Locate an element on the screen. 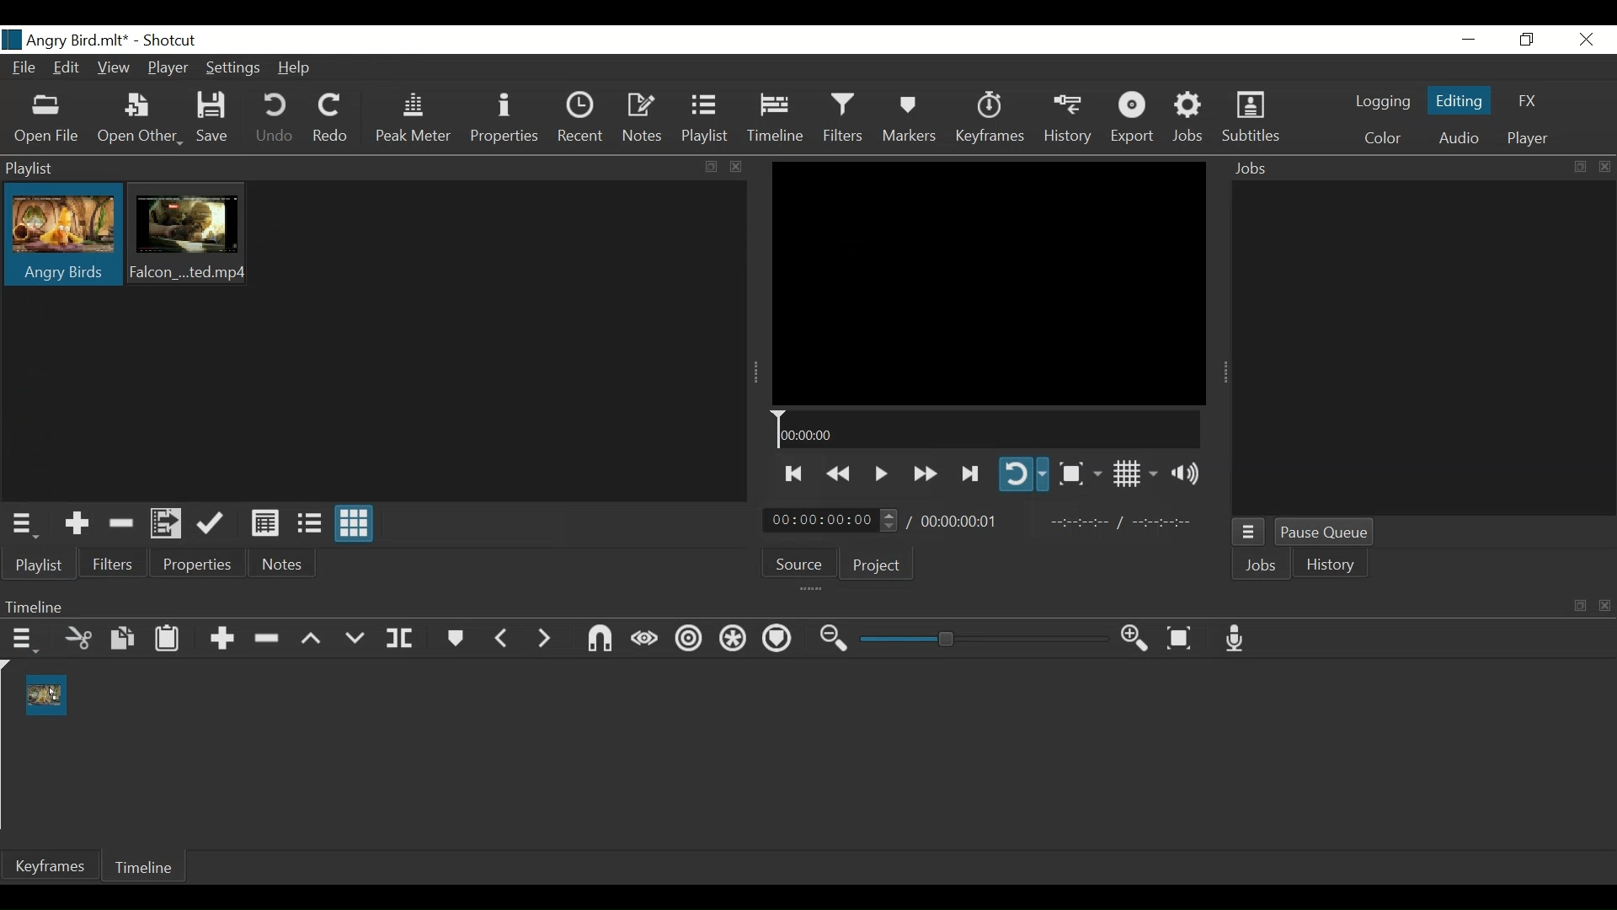 This screenshot has height=910, width=1617. Skip to the previous point is located at coordinates (794, 473).